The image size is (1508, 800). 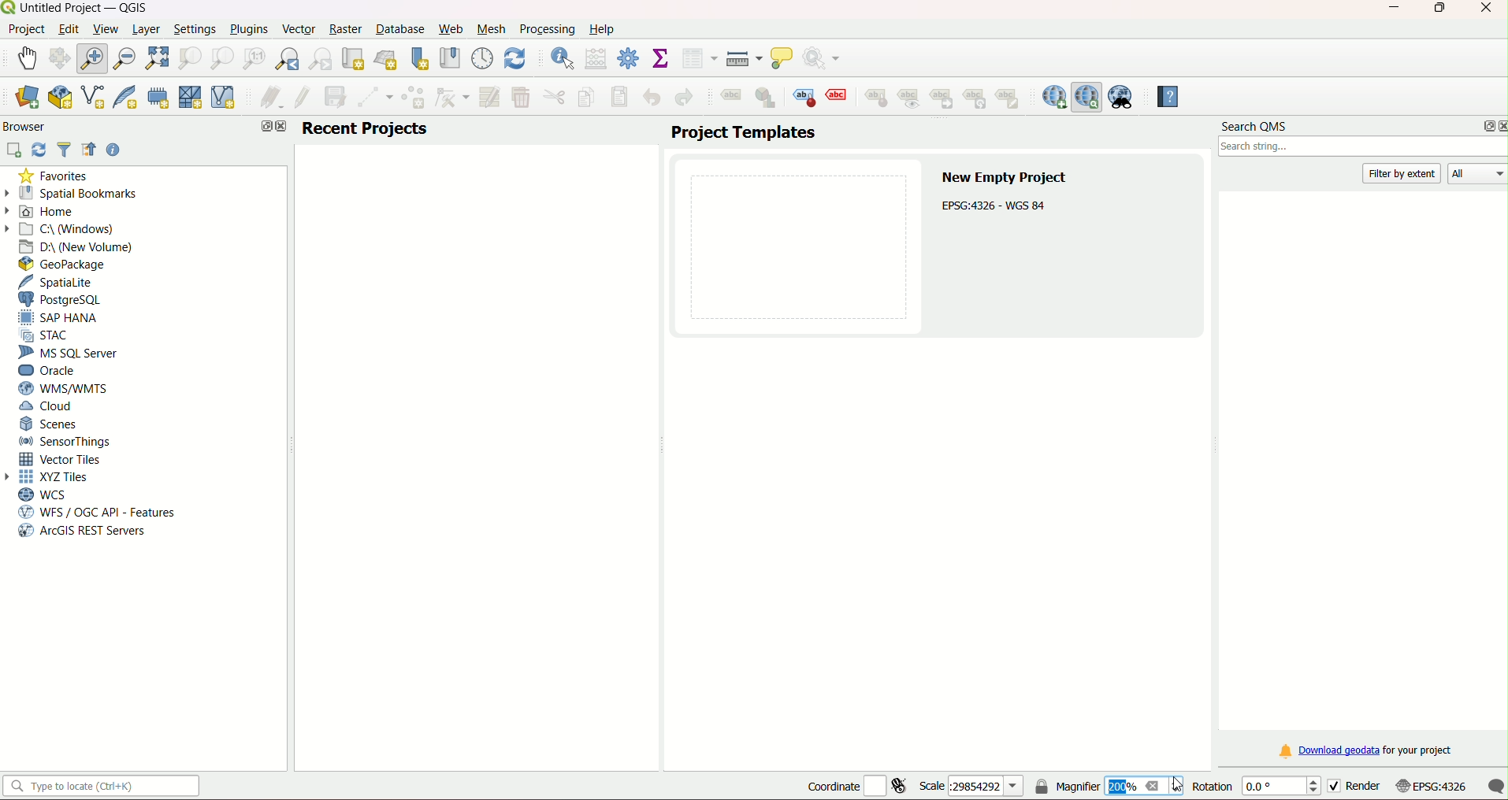 I want to click on help, so click(x=604, y=29).